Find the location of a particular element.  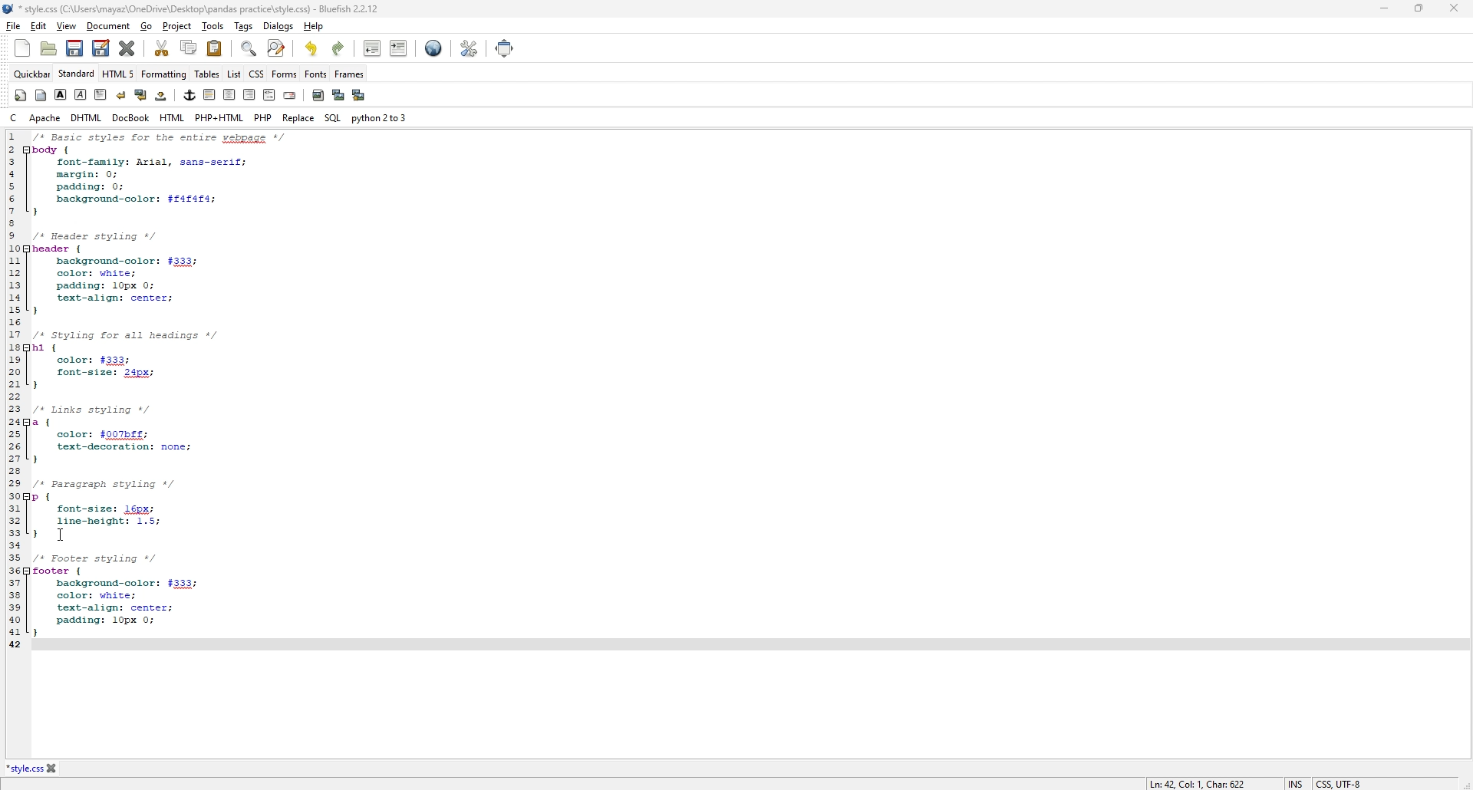

save as is located at coordinates (102, 48).